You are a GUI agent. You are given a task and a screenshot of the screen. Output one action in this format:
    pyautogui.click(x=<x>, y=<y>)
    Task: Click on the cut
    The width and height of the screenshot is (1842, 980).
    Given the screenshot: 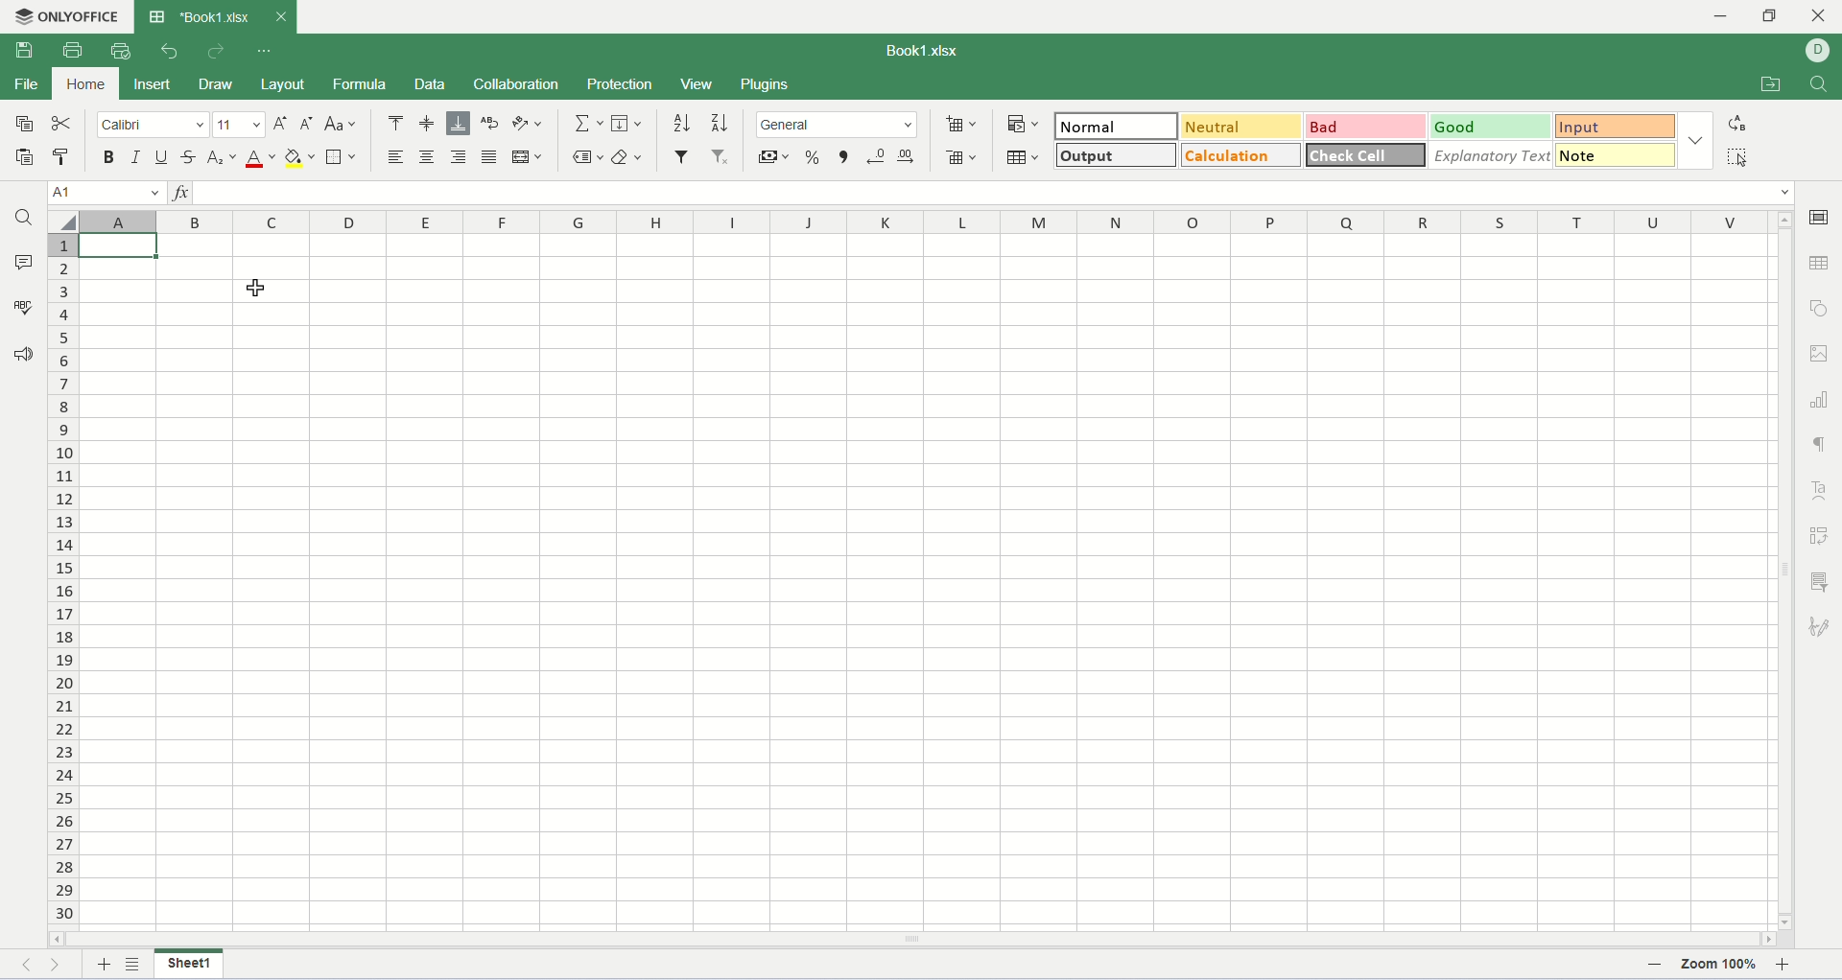 What is the action you would take?
    pyautogui.click(x=62, y=125)
    